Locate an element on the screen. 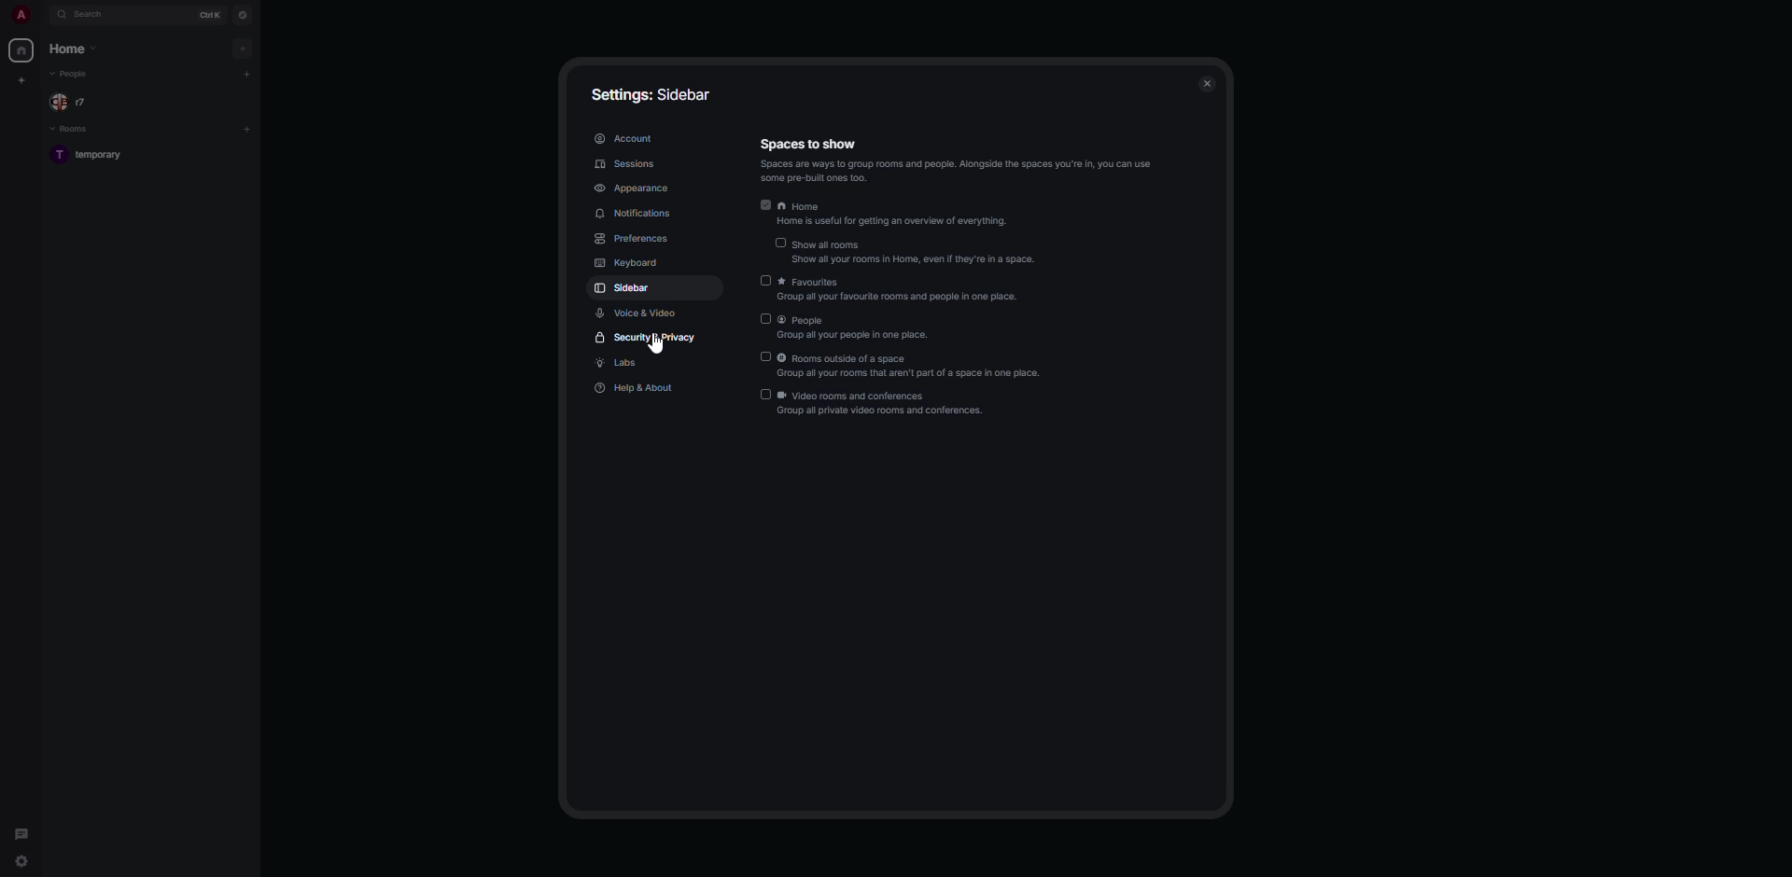 The height and width of the screenshot is (877, 1792). notifications is located at coordinates (639, 214).